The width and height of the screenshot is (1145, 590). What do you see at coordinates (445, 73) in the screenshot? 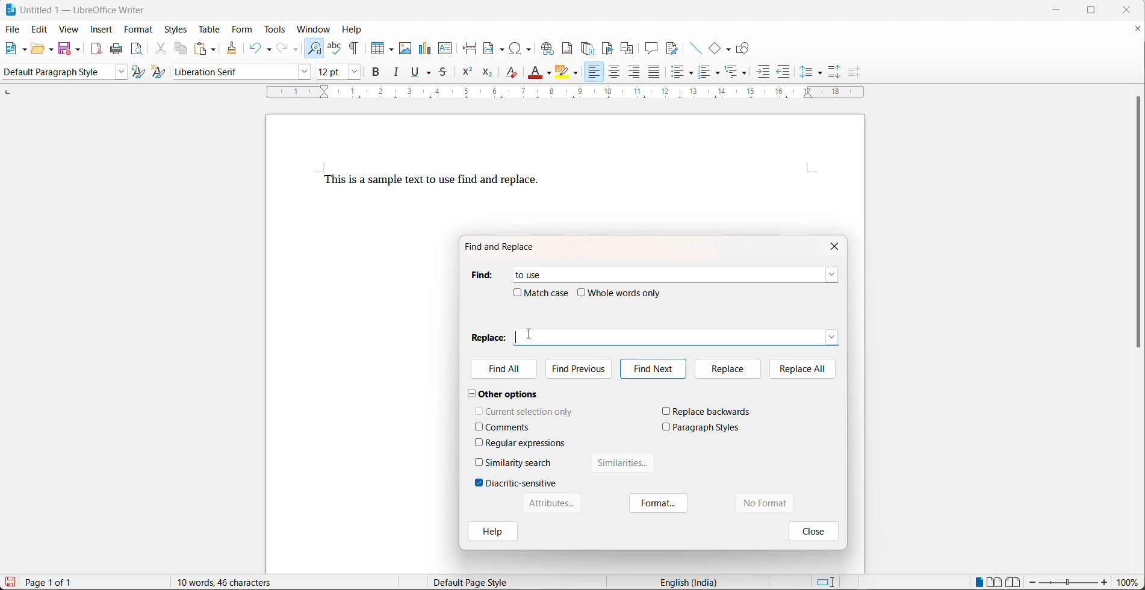
I see `strike through` at bounding box center [445, 73].